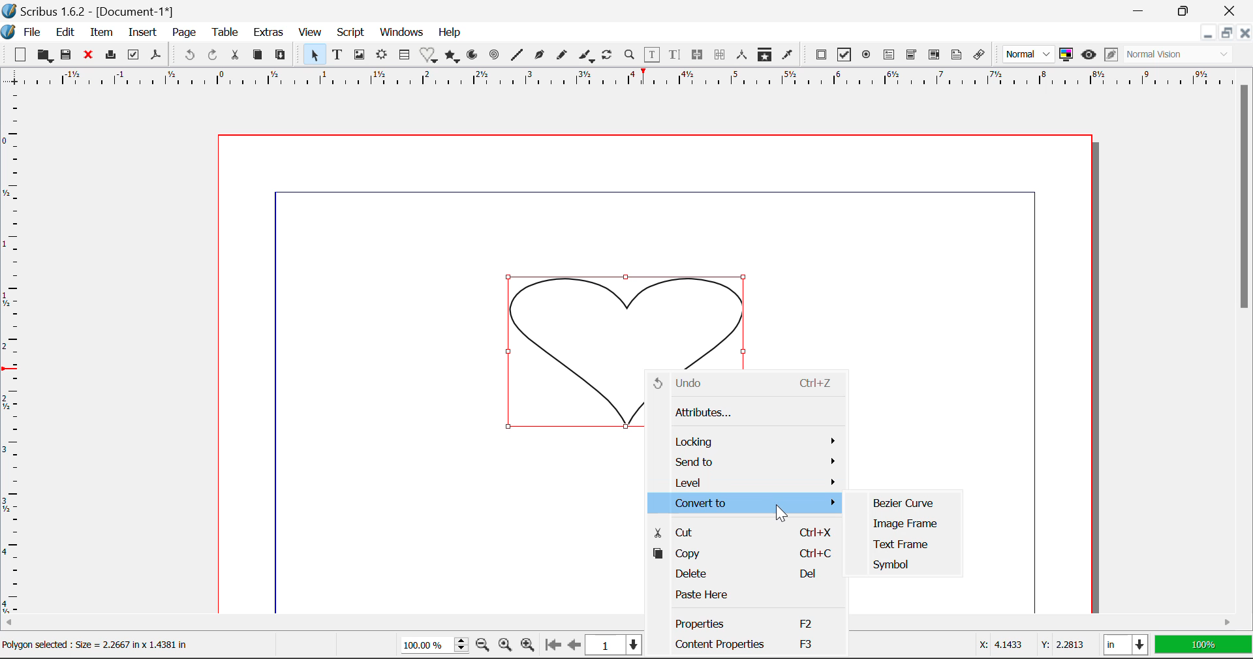 Image resolution: width=1253 pixels, height=659 pixels. I want to click on Symbol, so click(902, 564).